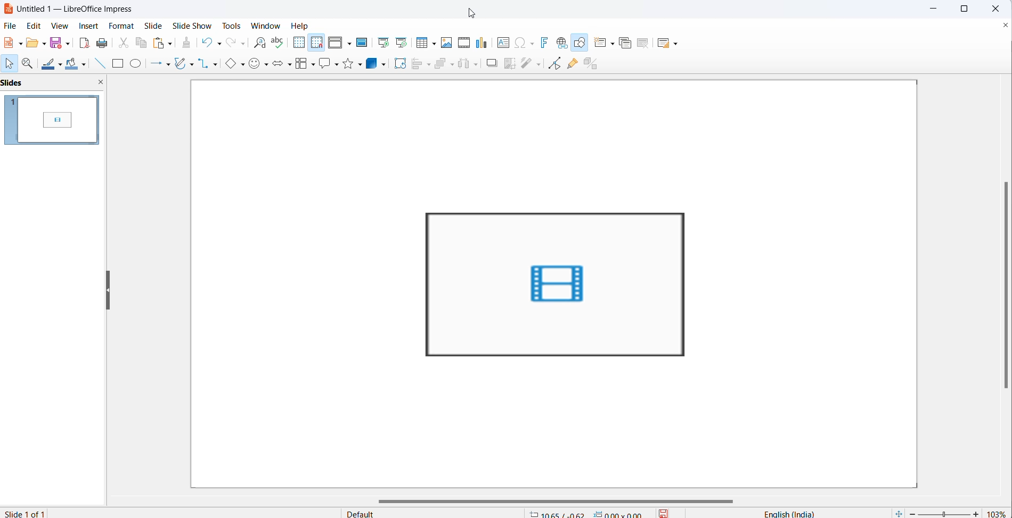 The width and height of the screenshot is (1012, 518). What do you see at coordinates (422, 360) in the screenshot?
I see `selection markup` at bounding box center [422, 360].